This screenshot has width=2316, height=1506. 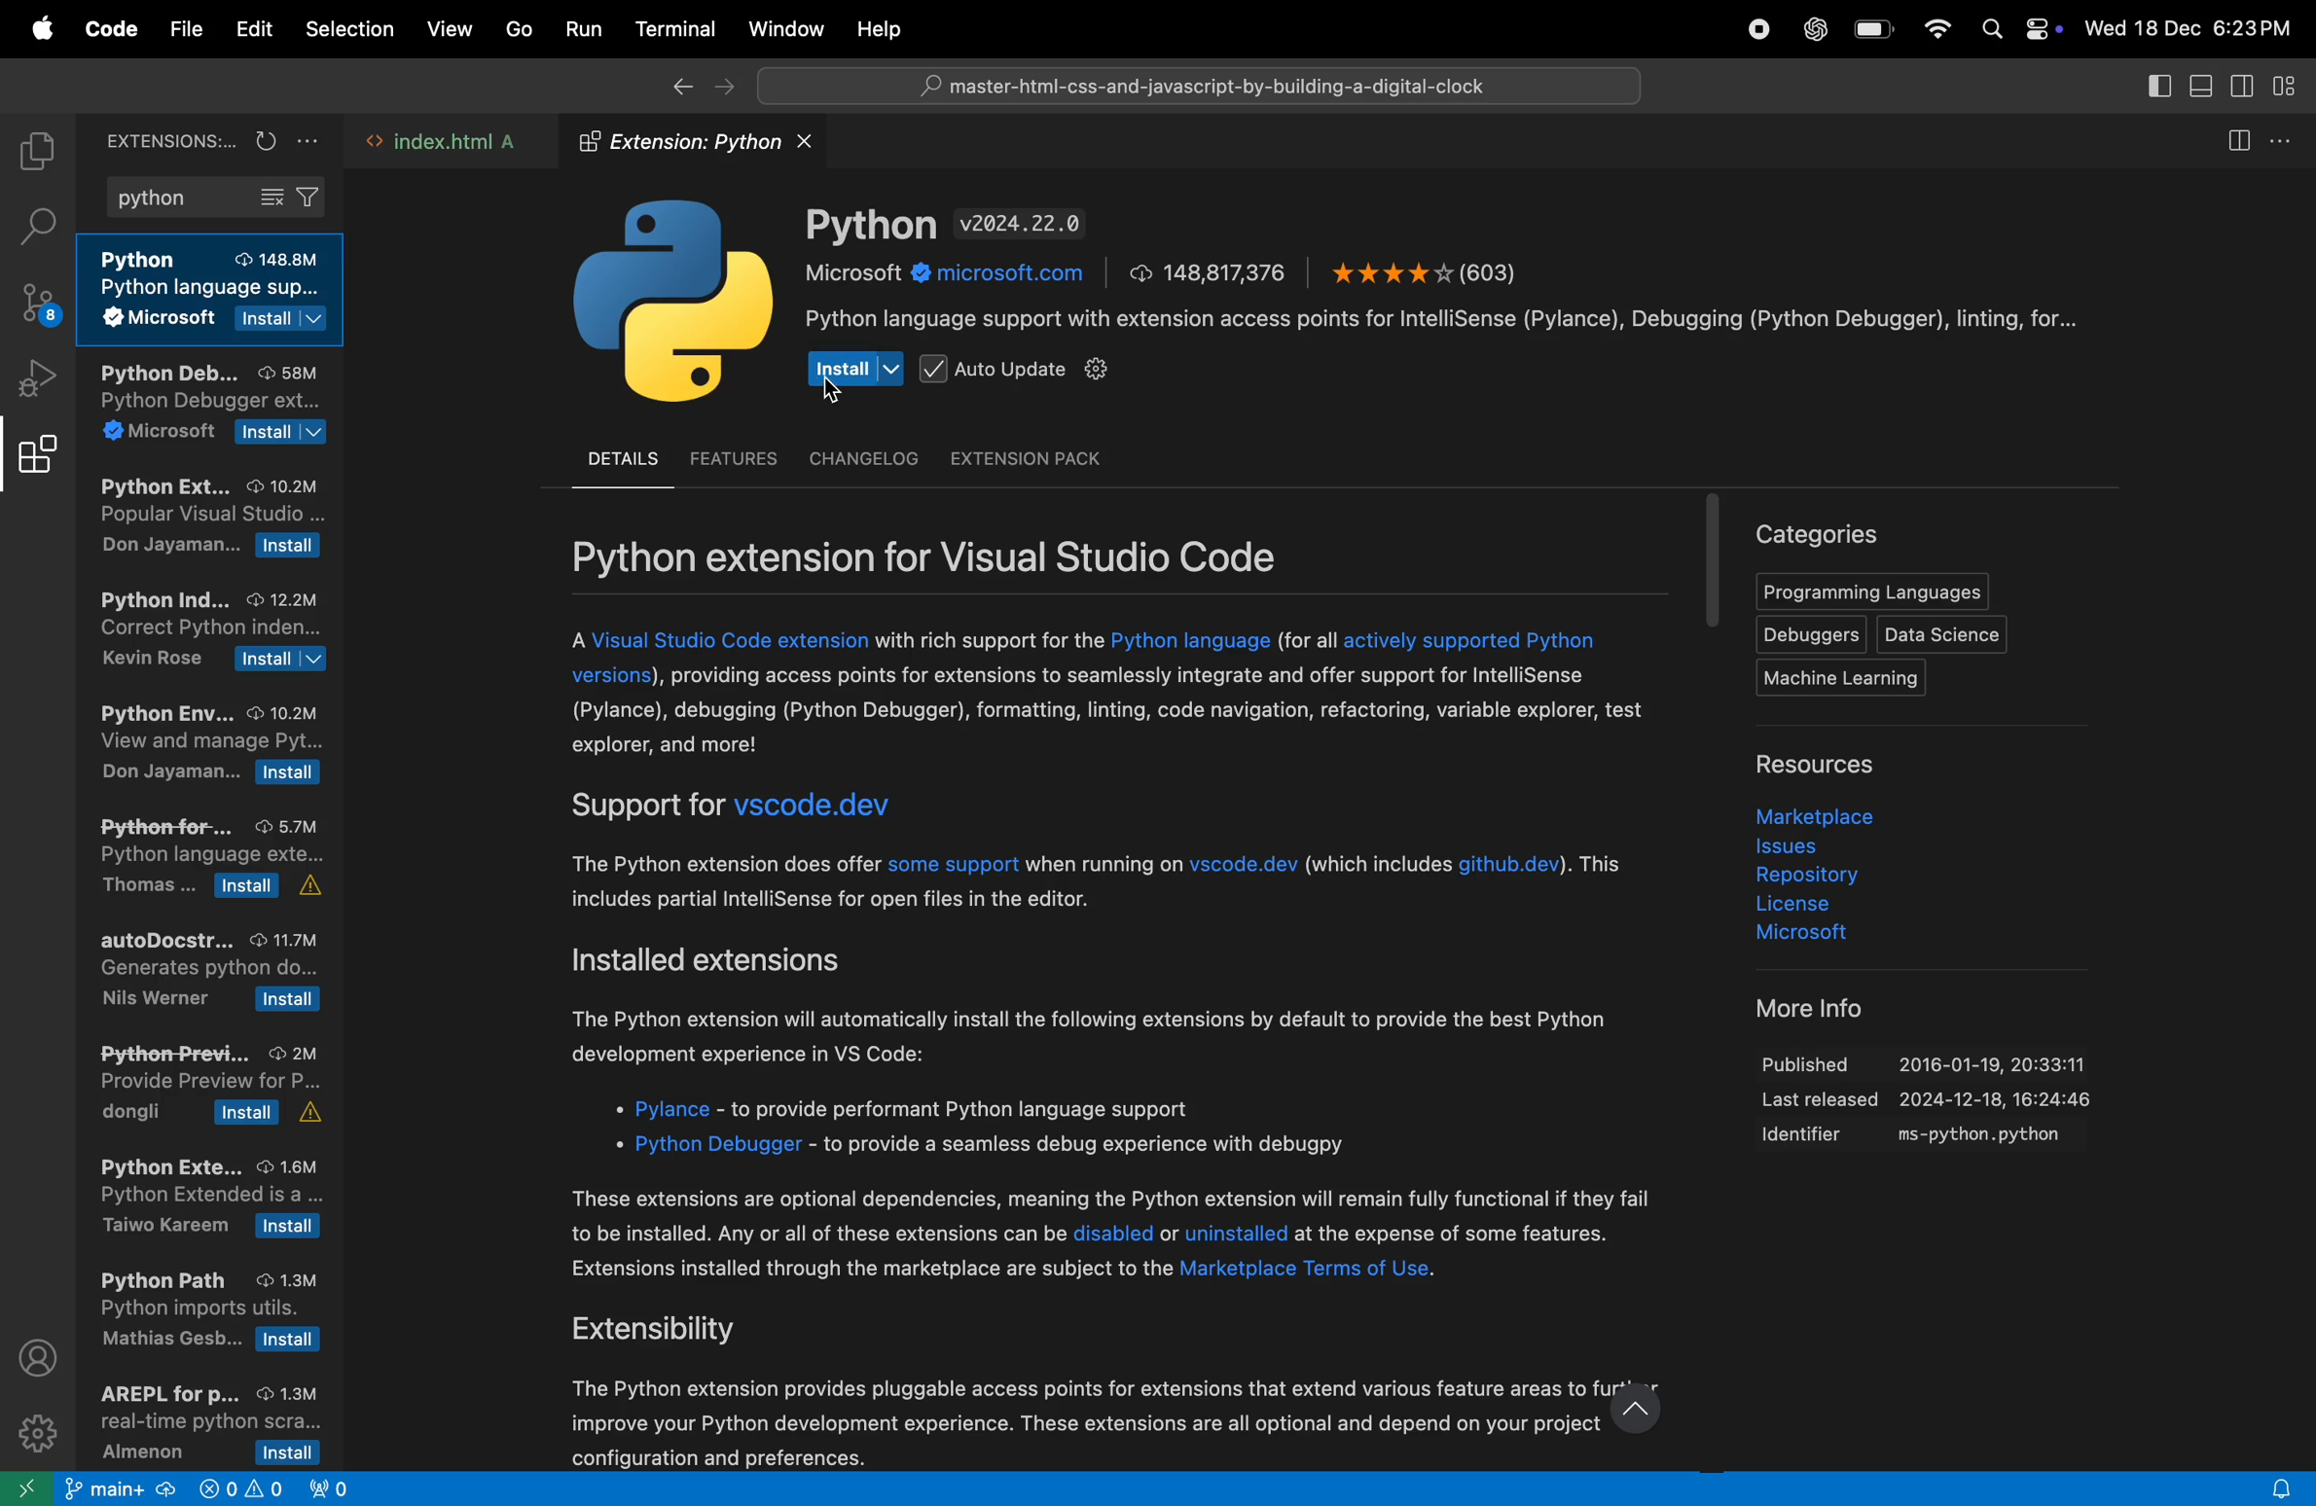 What do you see at coordinates (1024, 224) in the screenshot?
I see `v 2024` at bounding box center [1024, 224].